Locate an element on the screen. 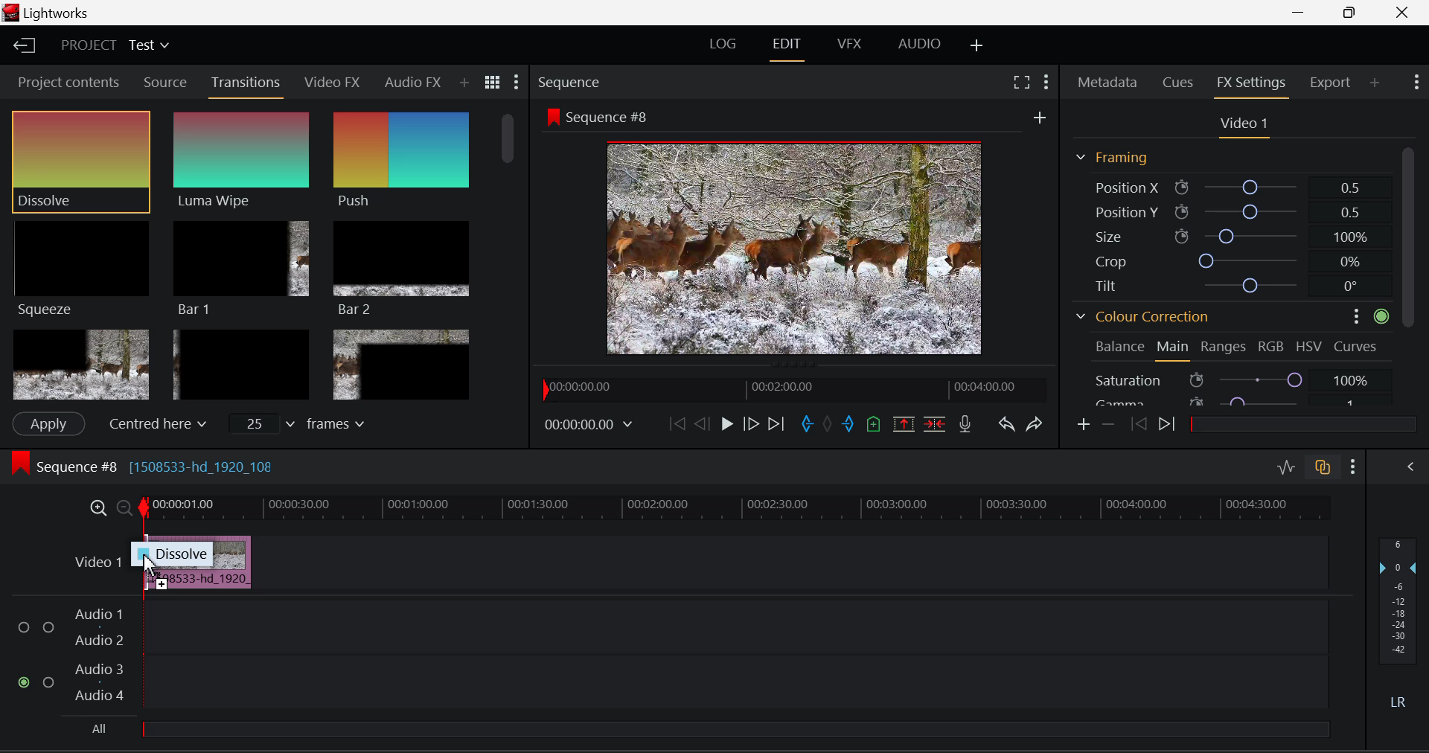  Position Y is located at coordinates (1227, 211).